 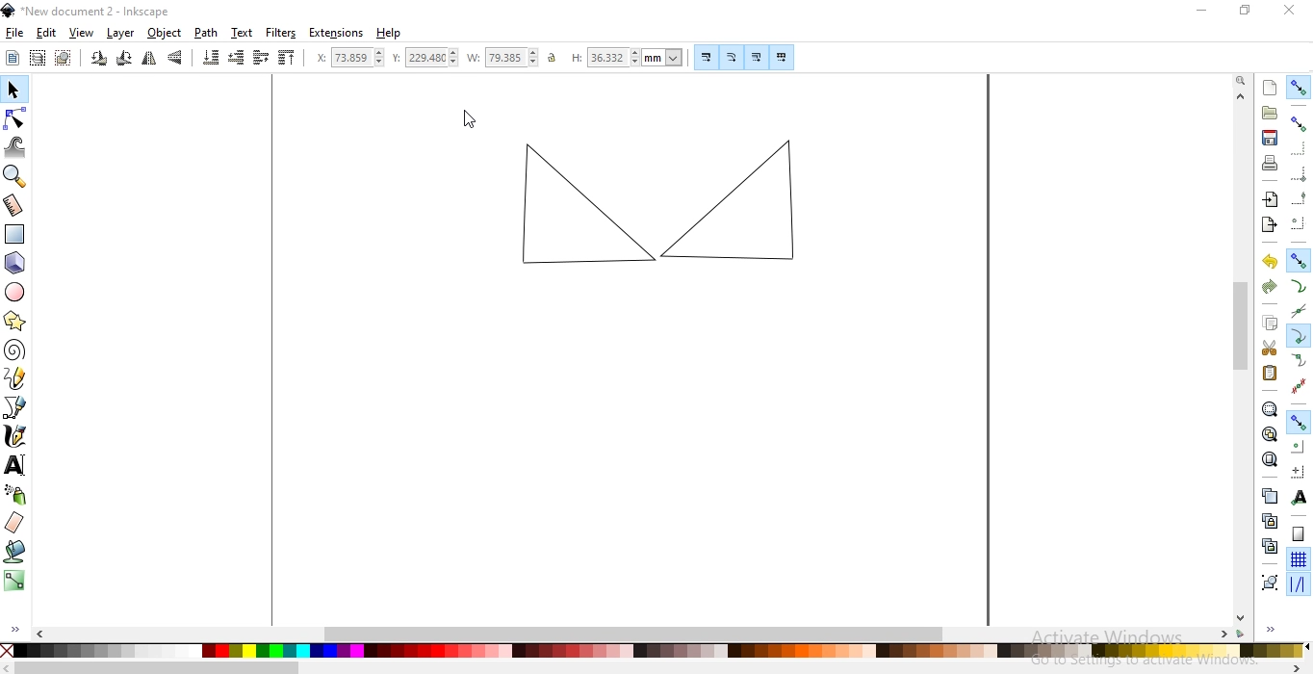 I want to click on snap to paths, so click(x=1298, y=286).